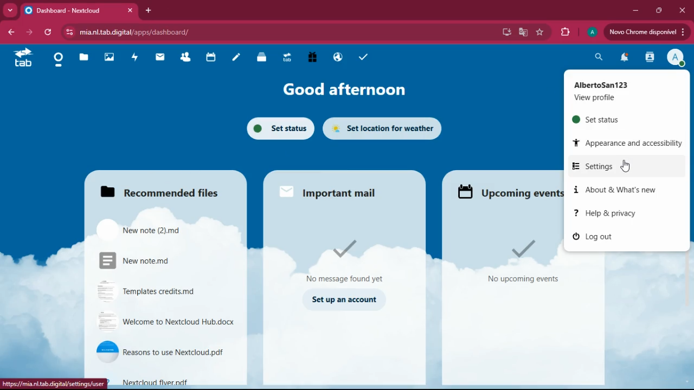  Describe the element at coordinates (49, 32) in the screenshot. I see `refresh` at that location.